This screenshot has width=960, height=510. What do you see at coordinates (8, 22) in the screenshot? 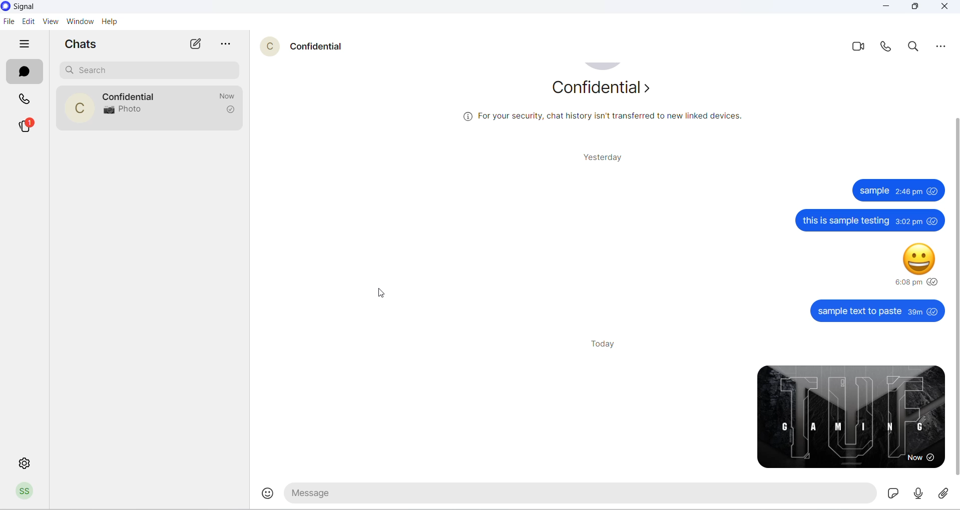
I see `file` at bounding box center [8, 22].